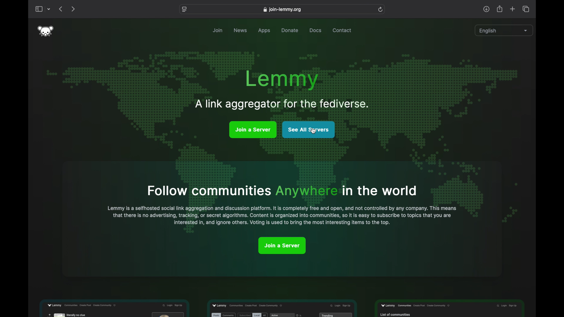 The height and width of the screenshot is (317, 564). I want to click on see all servers, so click(308, 130).